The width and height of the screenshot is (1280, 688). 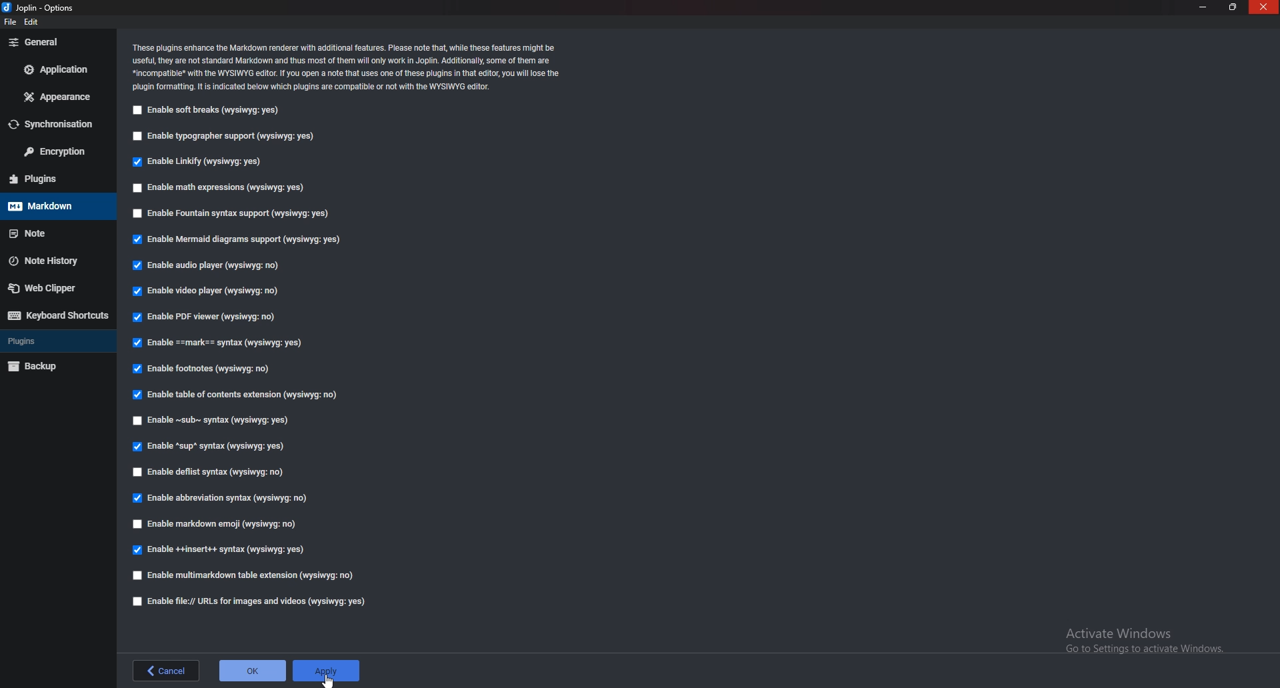 What do you see at coordinates (57, 124) in the screenshot?
I see `Synchronization` at bounding box center [57, 124].